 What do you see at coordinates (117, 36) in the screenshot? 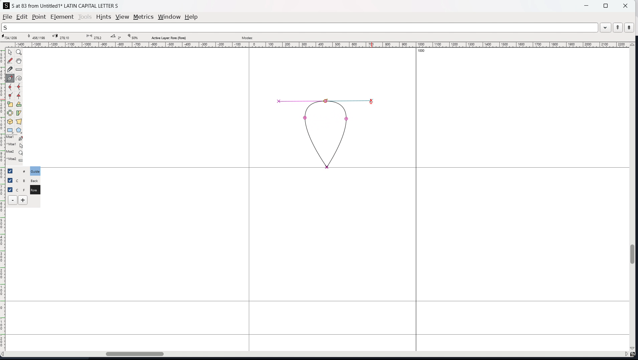
I see `angle between points` at bounding box center [117, 36].